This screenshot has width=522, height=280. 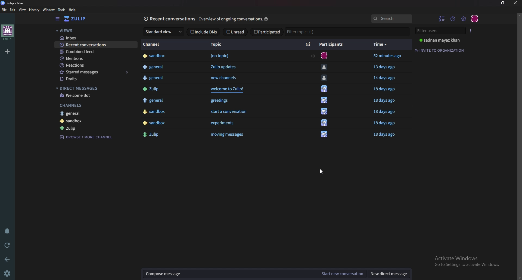 What do you see at coordinates (90, 127) in the screenshot?
I see `zulip` at bounding box center [90, 127].